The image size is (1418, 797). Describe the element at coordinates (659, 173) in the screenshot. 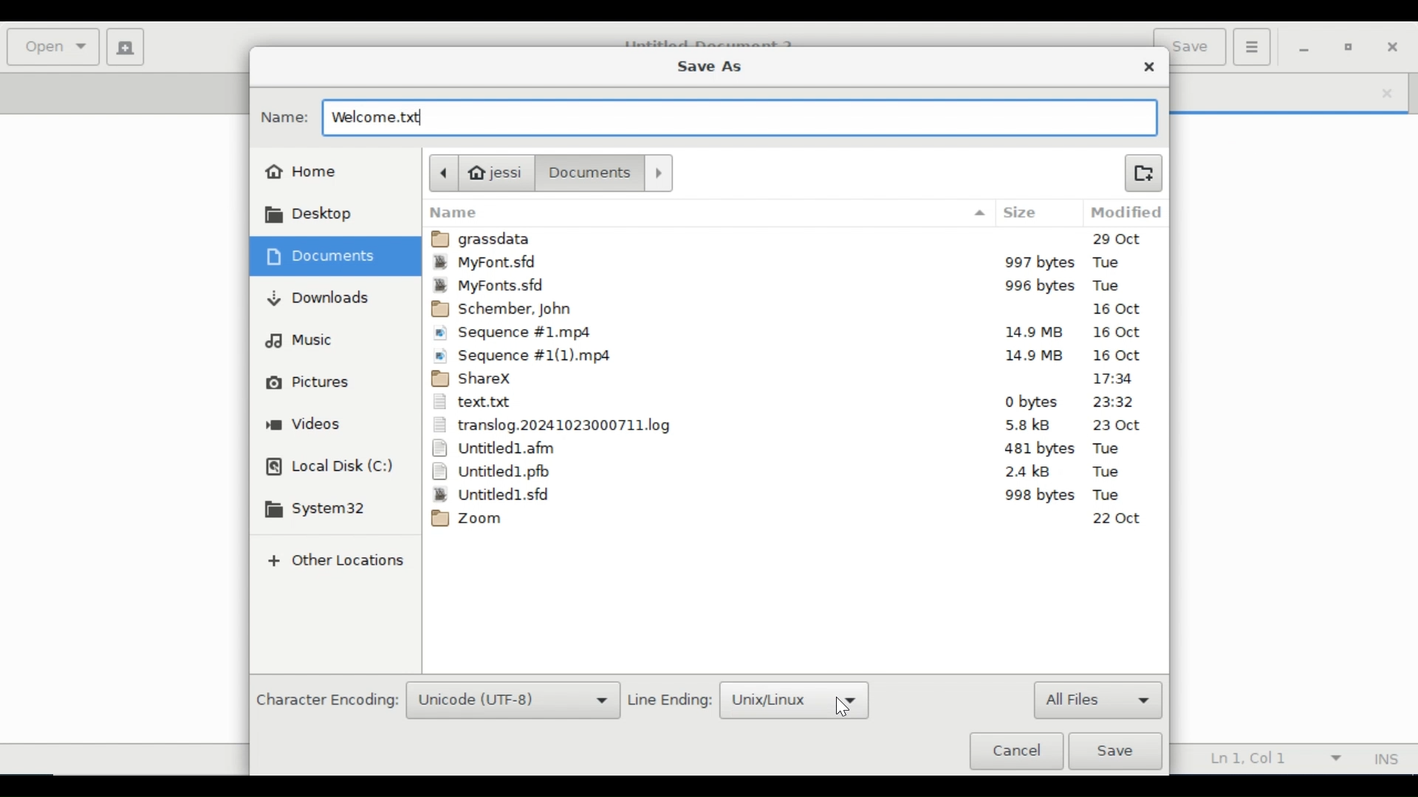

I see `Forward` at that location.